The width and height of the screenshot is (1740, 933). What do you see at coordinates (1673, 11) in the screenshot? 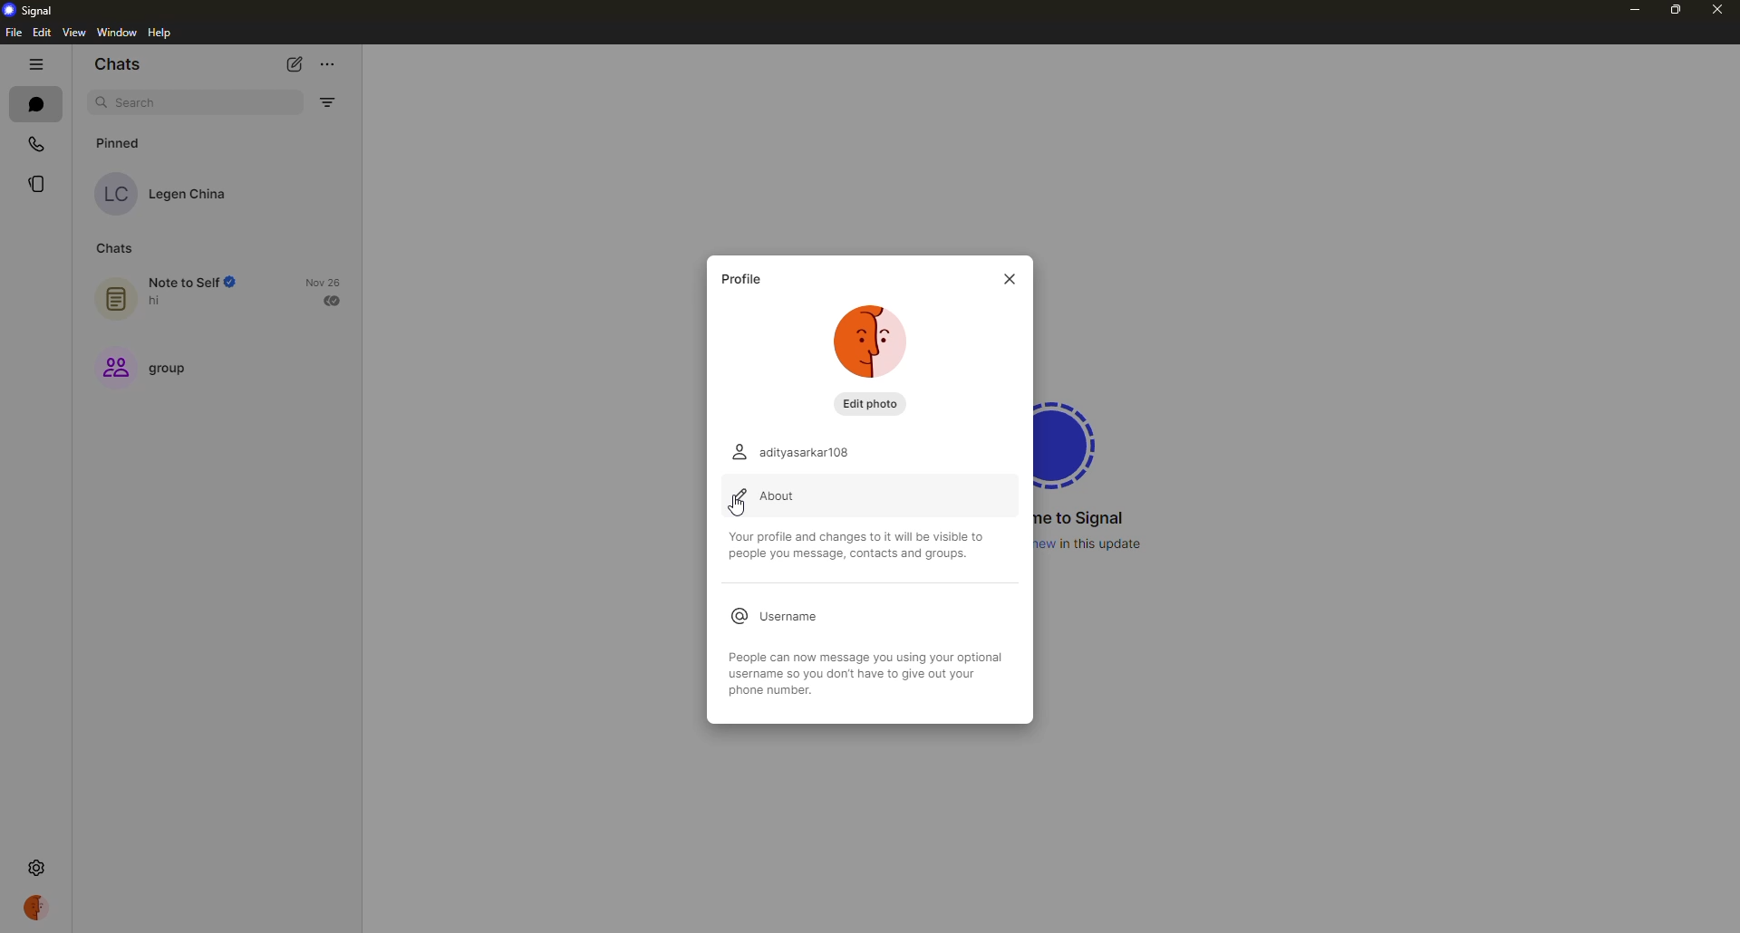
I see `maximize` at bounding box center [1673, 11].